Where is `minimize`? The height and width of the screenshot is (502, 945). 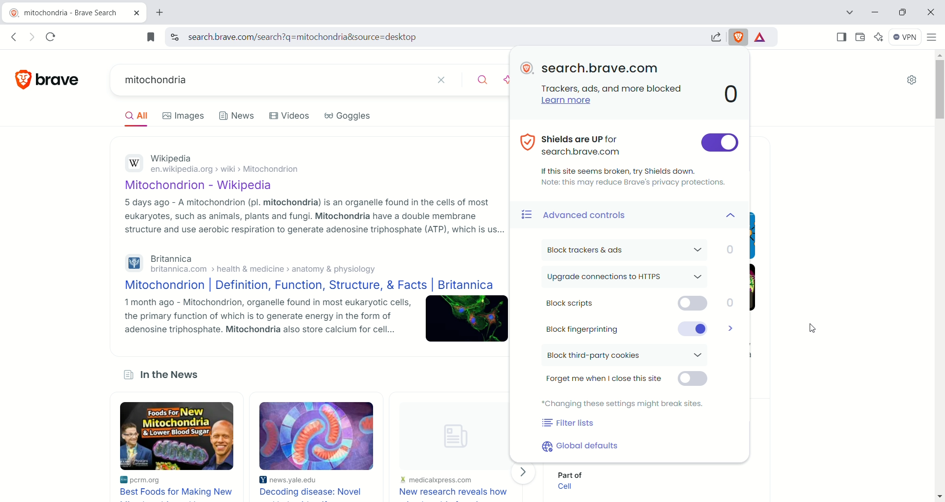 minimize is located at coordinates (878, 11).